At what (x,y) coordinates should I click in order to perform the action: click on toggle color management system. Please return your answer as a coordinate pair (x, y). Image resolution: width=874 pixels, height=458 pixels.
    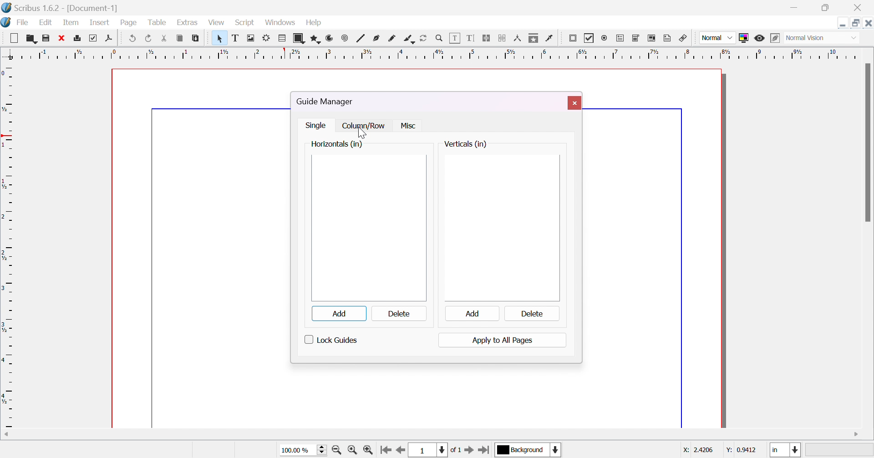
    Looking at the image, I should click on (746, 37).